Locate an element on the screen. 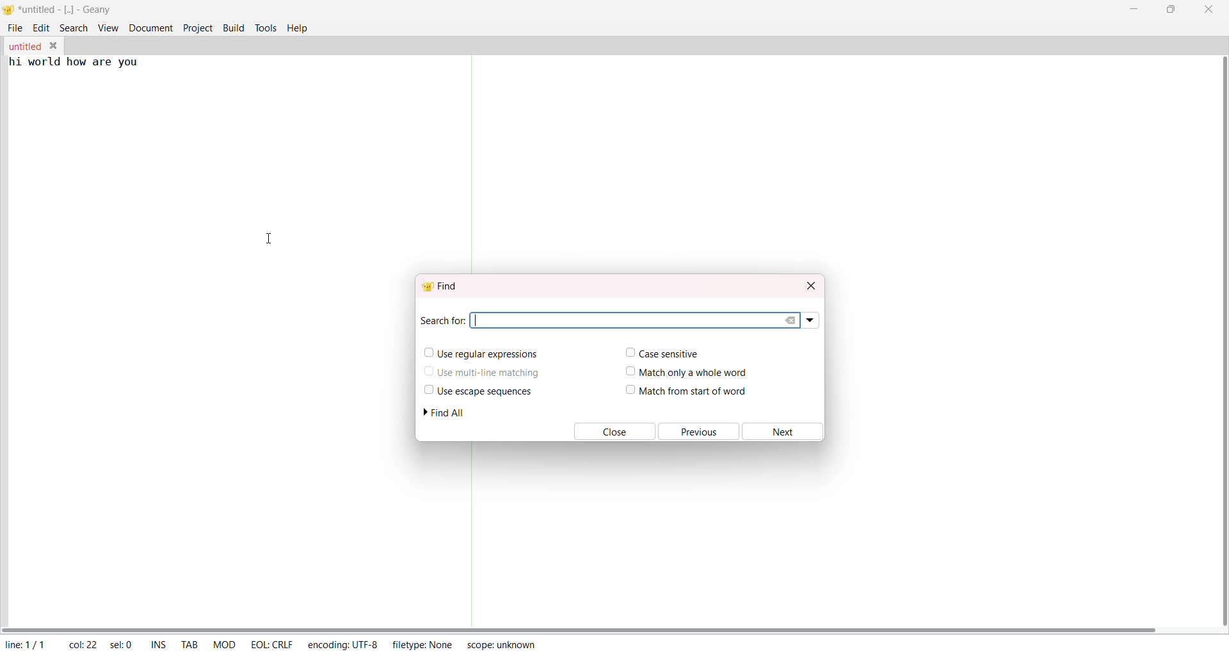  scope: unknown is located at coordinates (499, 644).